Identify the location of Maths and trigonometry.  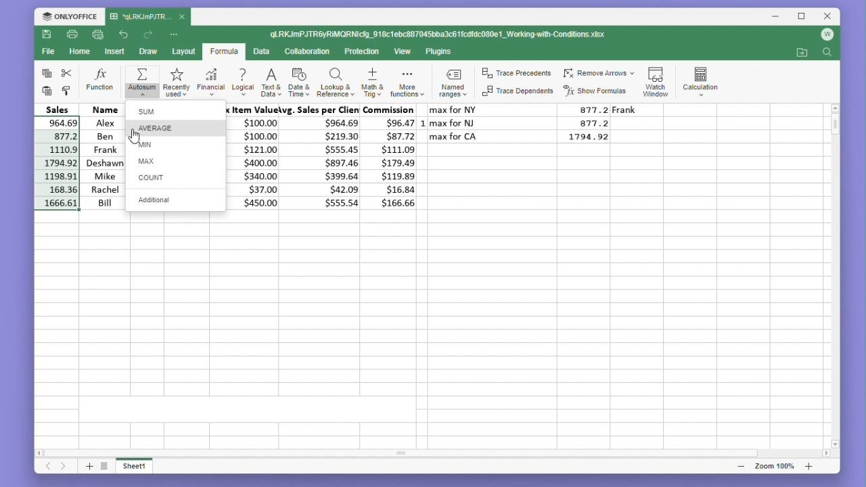
(373, 80).